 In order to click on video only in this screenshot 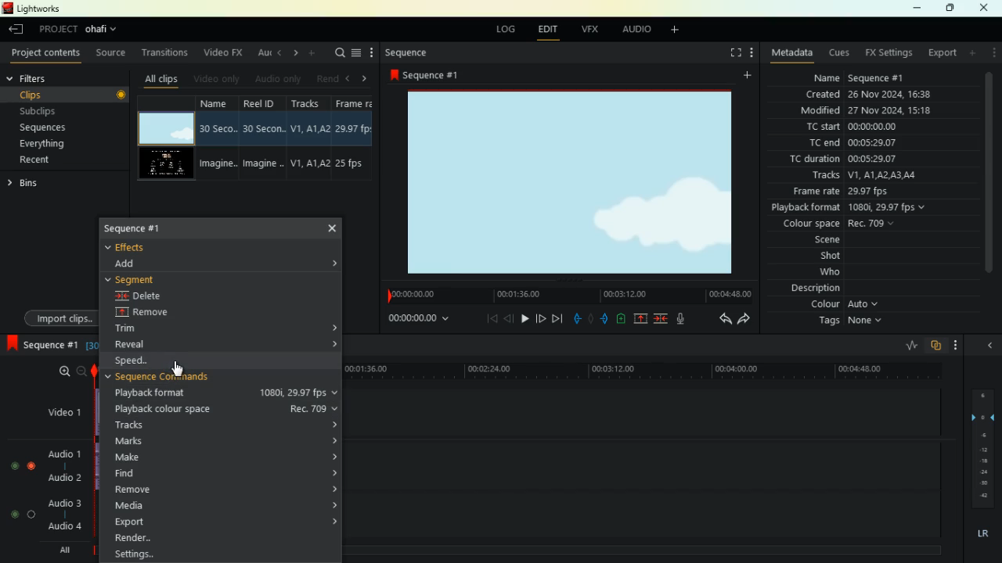, I will do `click(218, 79)`.